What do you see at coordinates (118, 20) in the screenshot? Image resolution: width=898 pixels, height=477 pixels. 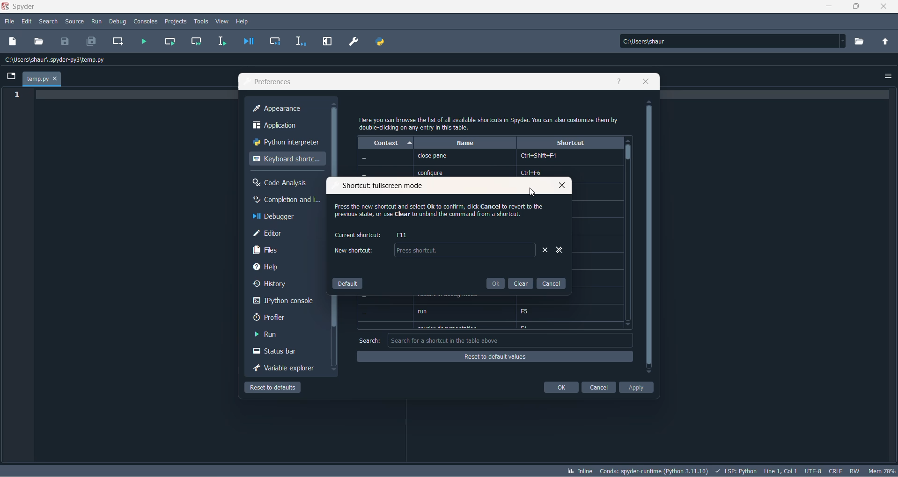 I see `debug` at bounding box center [118, 20].